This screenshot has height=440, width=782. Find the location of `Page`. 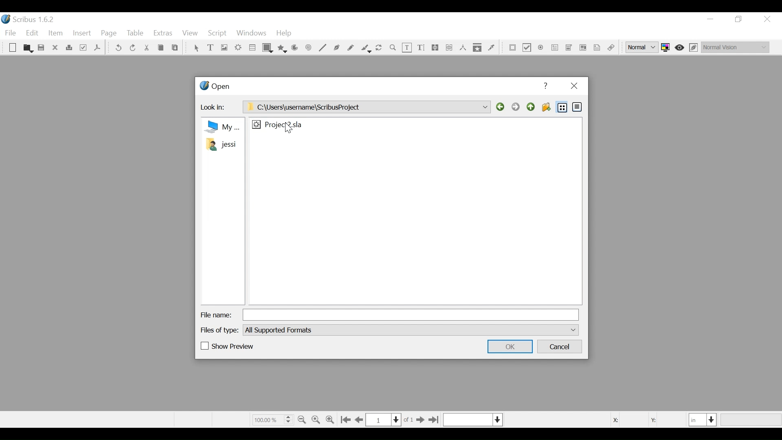

Page is located at coordinates (109, 34).